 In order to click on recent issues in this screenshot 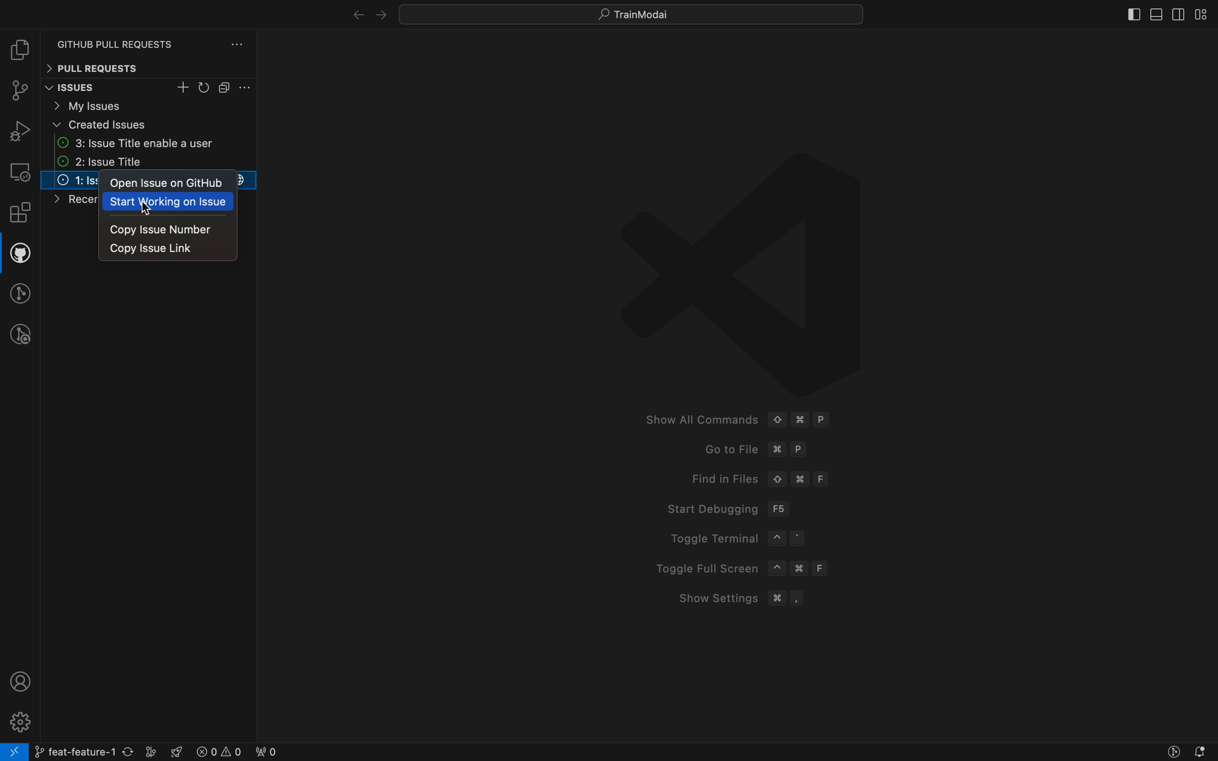, I will do `click(148, 143)`.